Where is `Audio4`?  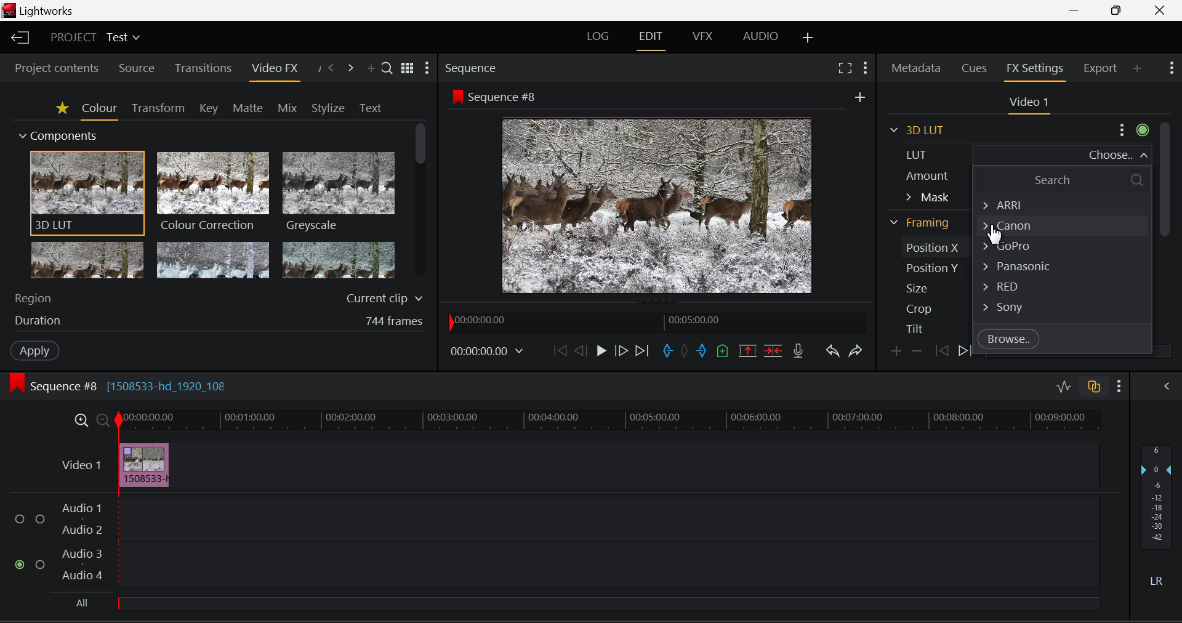 Audio4 is located at coordinates (82, 575).